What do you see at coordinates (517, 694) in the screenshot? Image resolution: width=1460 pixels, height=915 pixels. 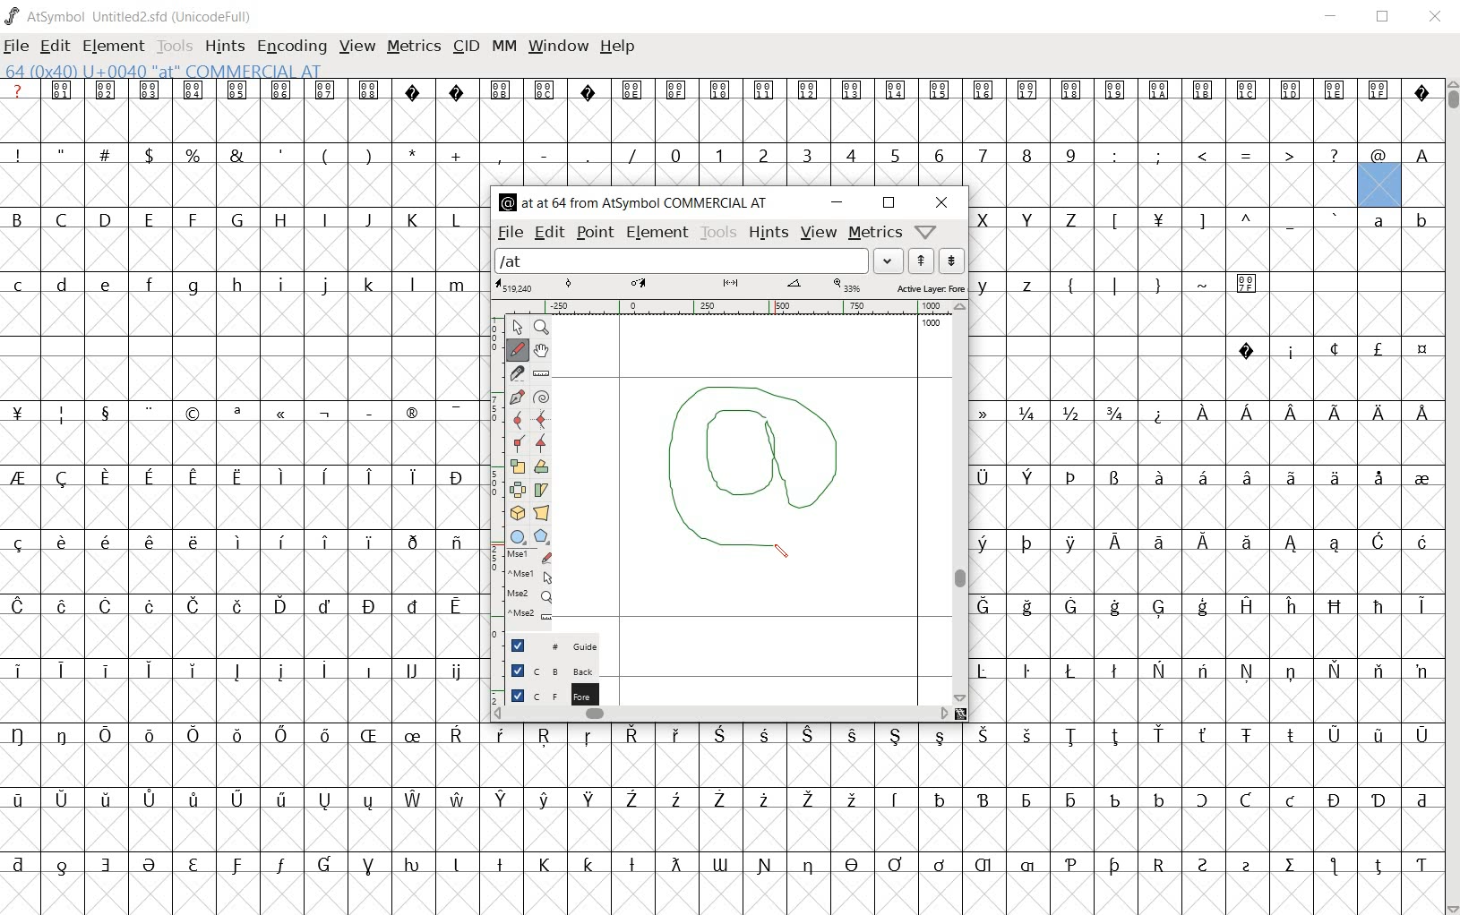 I see `checkbox` at bounding box center [517, 694].